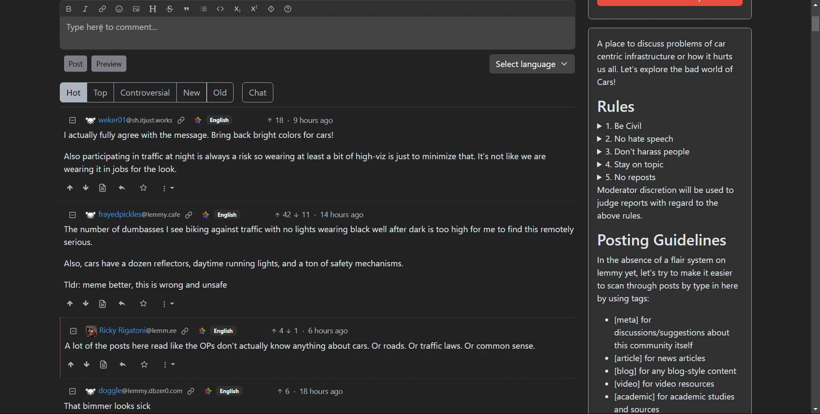 Image resolution: width=820 pixels, height=414 pixels. Describe the element at coordinates (313, 120) in the screenshot. I see `9 hours ago` at that location.